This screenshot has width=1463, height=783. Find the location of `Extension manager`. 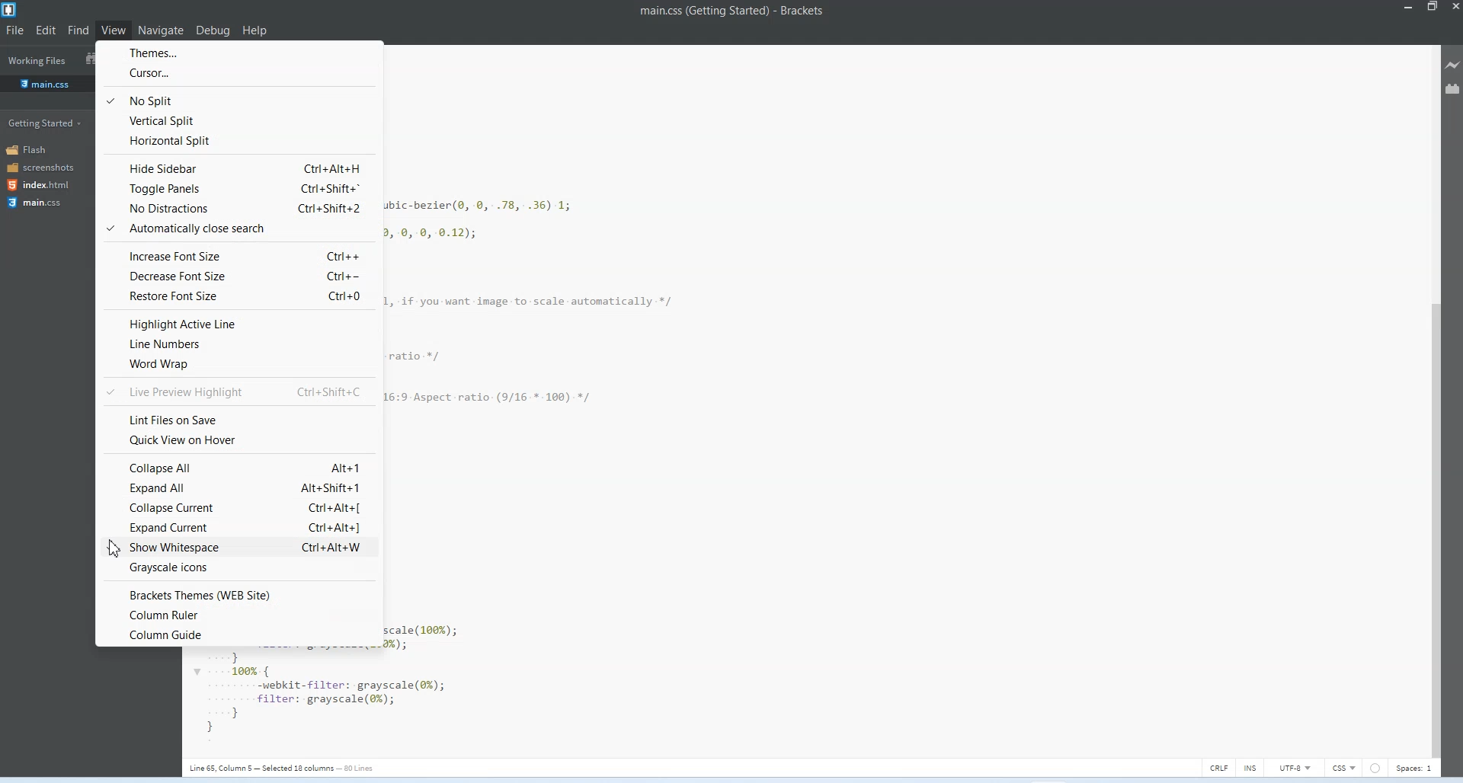

Extension manager is located at coordinates (1454, 89).